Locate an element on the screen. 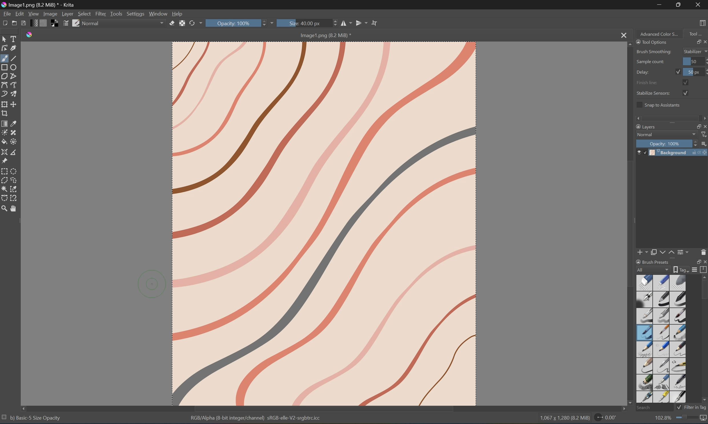 The width and height of the screenshot is (708, 424). Storage resources is located at coordinates (704, 269).